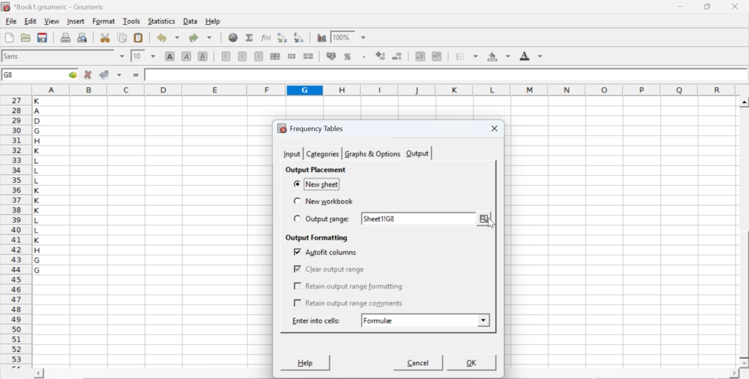 The image size is (749, 379). Describe the element at coordinates (483, 319) in the screenshot. I see `drop down` at that location.